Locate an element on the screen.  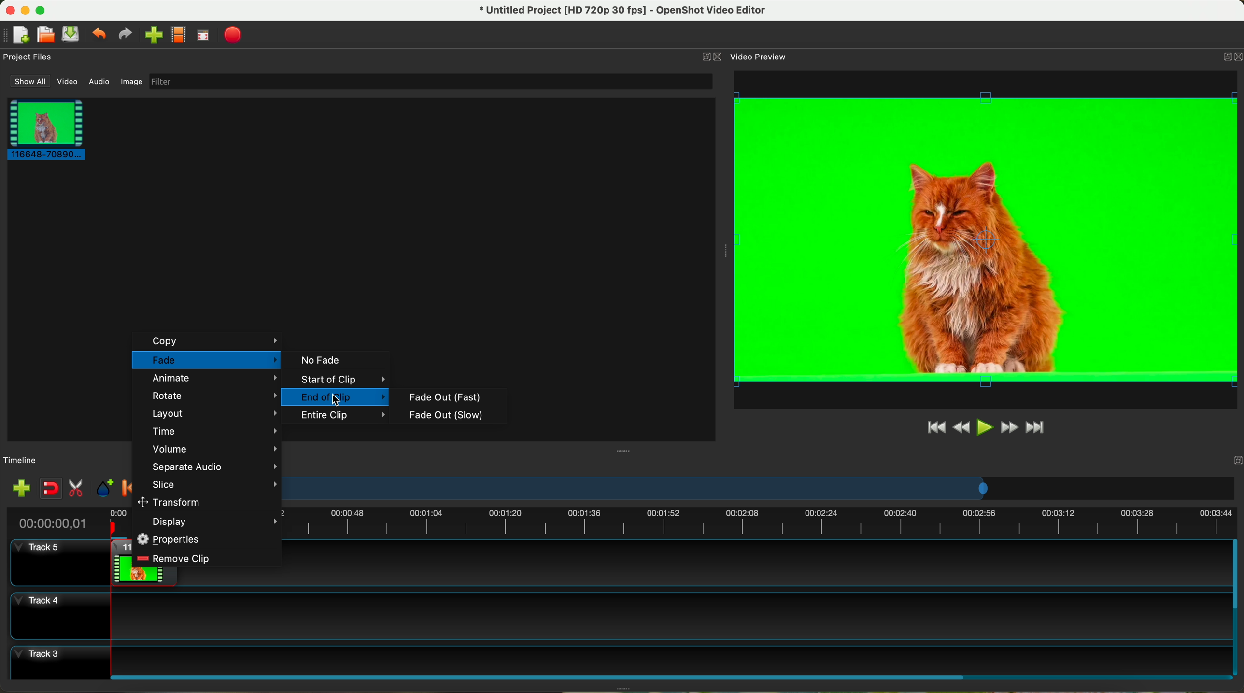
full screen is located at coordinates (203, 35).